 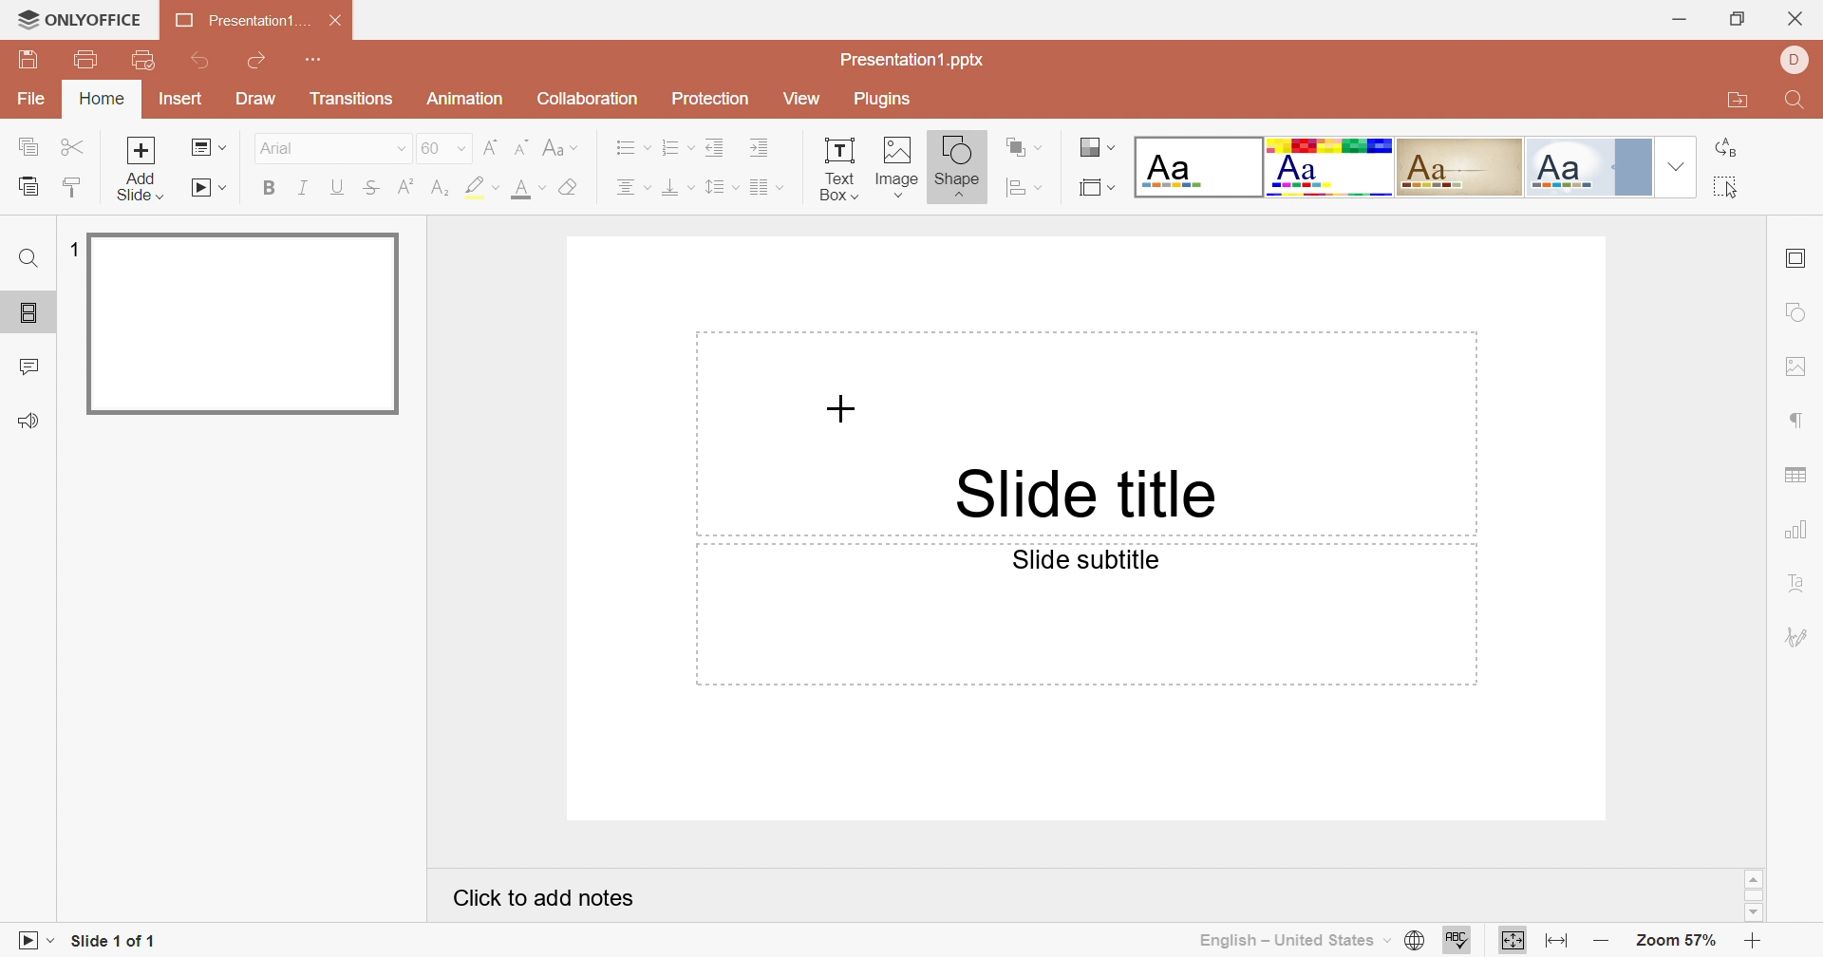 I want to click on Image settings, so click(x=1797, y=366).